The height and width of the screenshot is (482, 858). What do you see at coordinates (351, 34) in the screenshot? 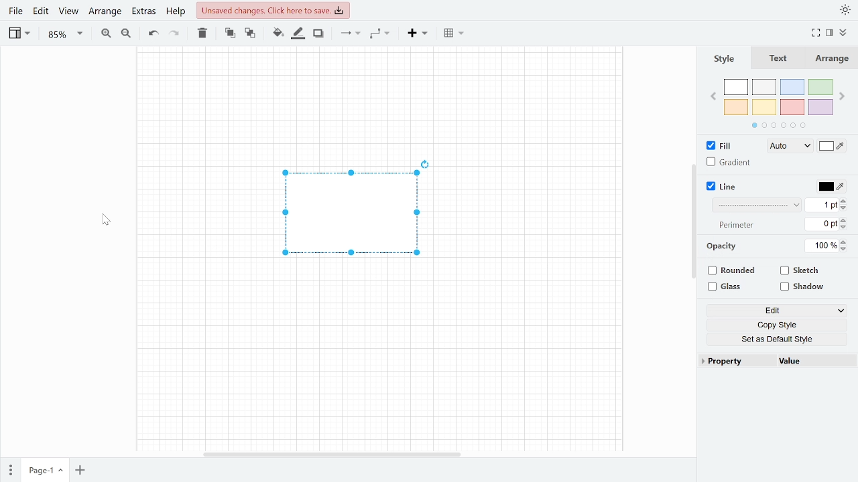
I see `Connections` at bounding box center [351, 34].